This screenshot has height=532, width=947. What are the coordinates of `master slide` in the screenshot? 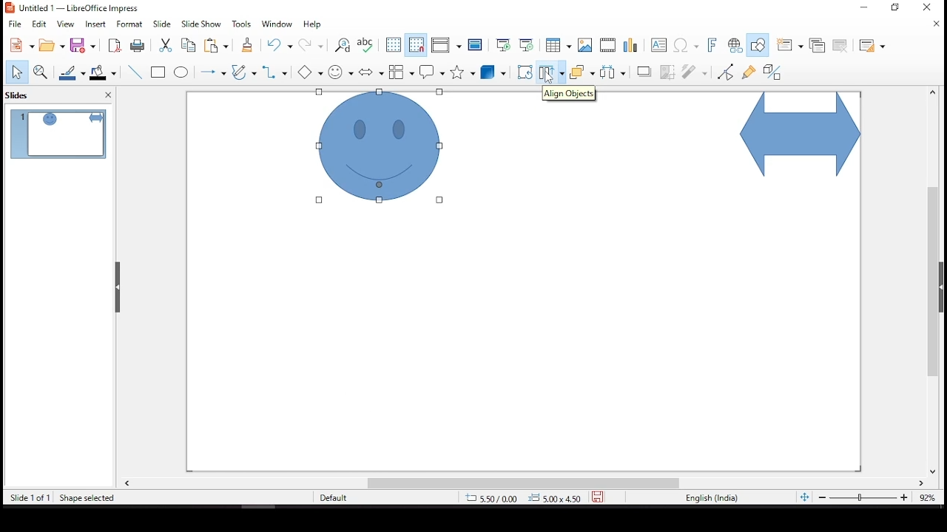 It's located at (476, 45).